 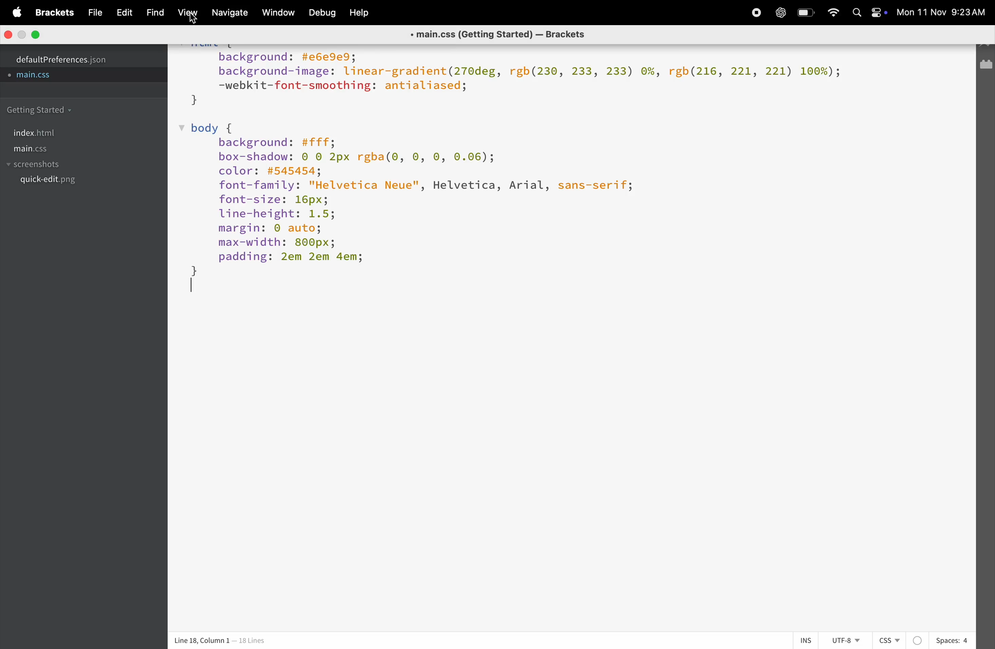 I want to click on record, so click(x=753, y=12).